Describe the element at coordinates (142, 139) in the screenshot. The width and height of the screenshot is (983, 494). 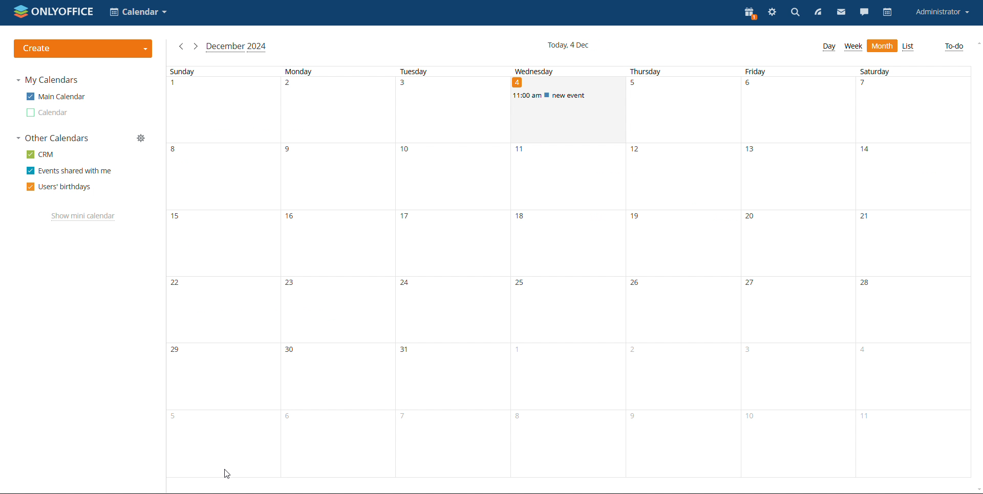
I see `manage` at that location.